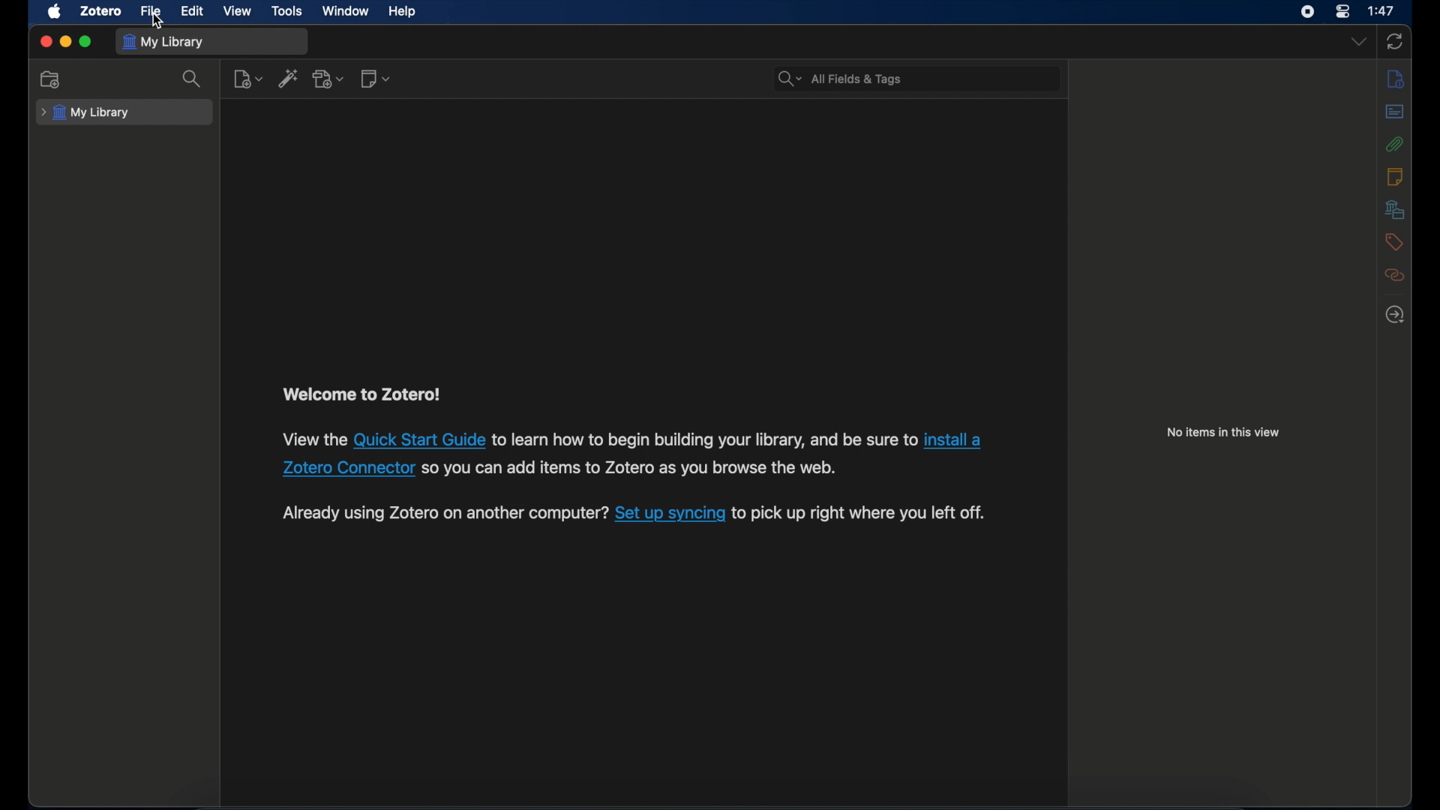 This screenshot has width=1440, height=810. Describe the element at coordinates (1382, 10) in the screenshot. I see `1:47` at that location.